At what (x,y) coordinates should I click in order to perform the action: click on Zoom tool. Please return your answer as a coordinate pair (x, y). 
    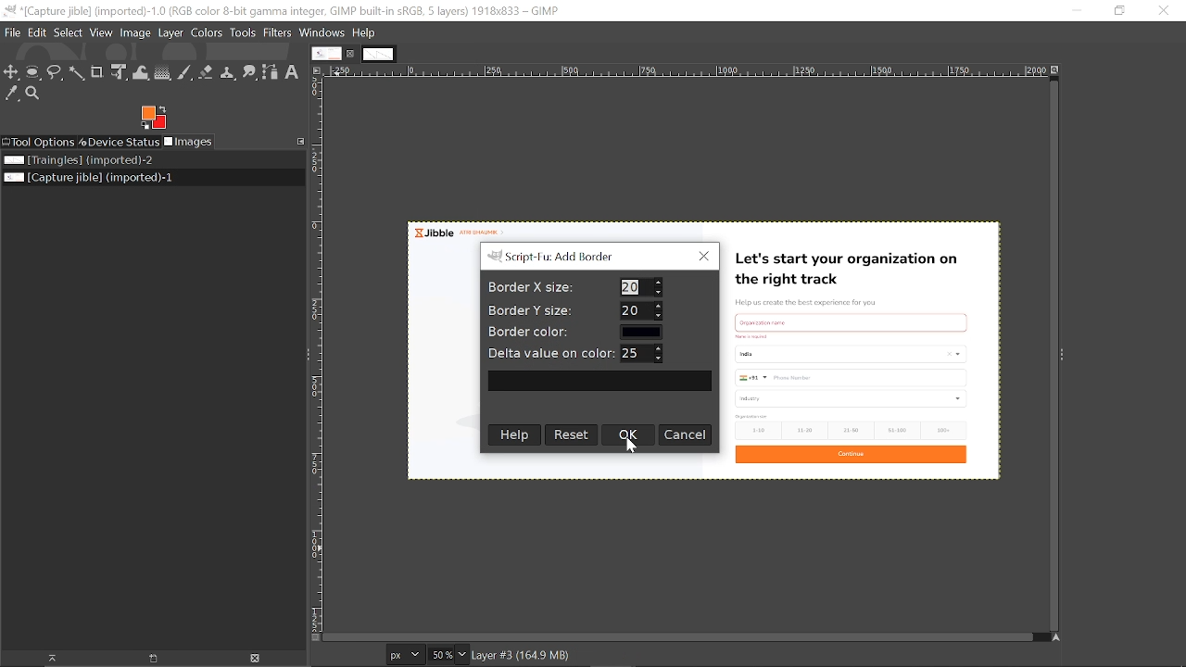
    Looking at the image, I should click on (34, 94).